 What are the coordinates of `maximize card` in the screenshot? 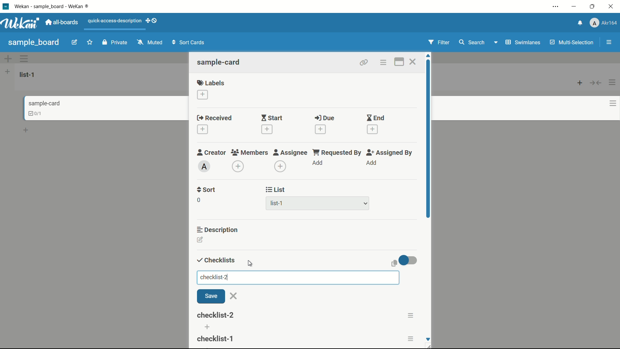 It's located at (399, 63).